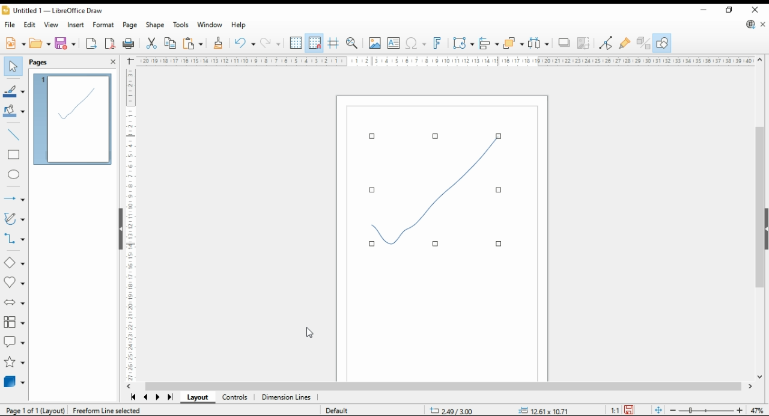  What do you see at coordinates (308, 335) in the screenshot?
I see `mouse pointer` at bounding box center [308, 335].